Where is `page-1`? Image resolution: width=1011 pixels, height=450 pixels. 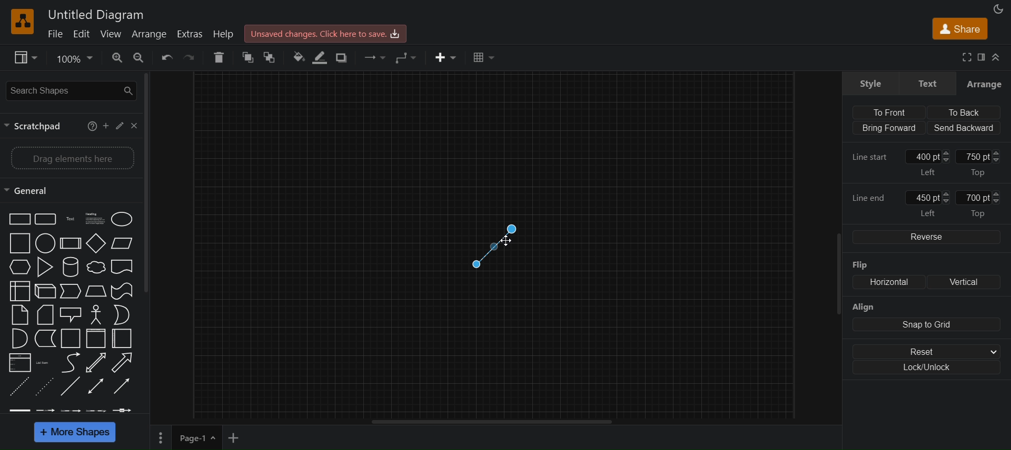
page-1 is located at coordinates (198, 437).